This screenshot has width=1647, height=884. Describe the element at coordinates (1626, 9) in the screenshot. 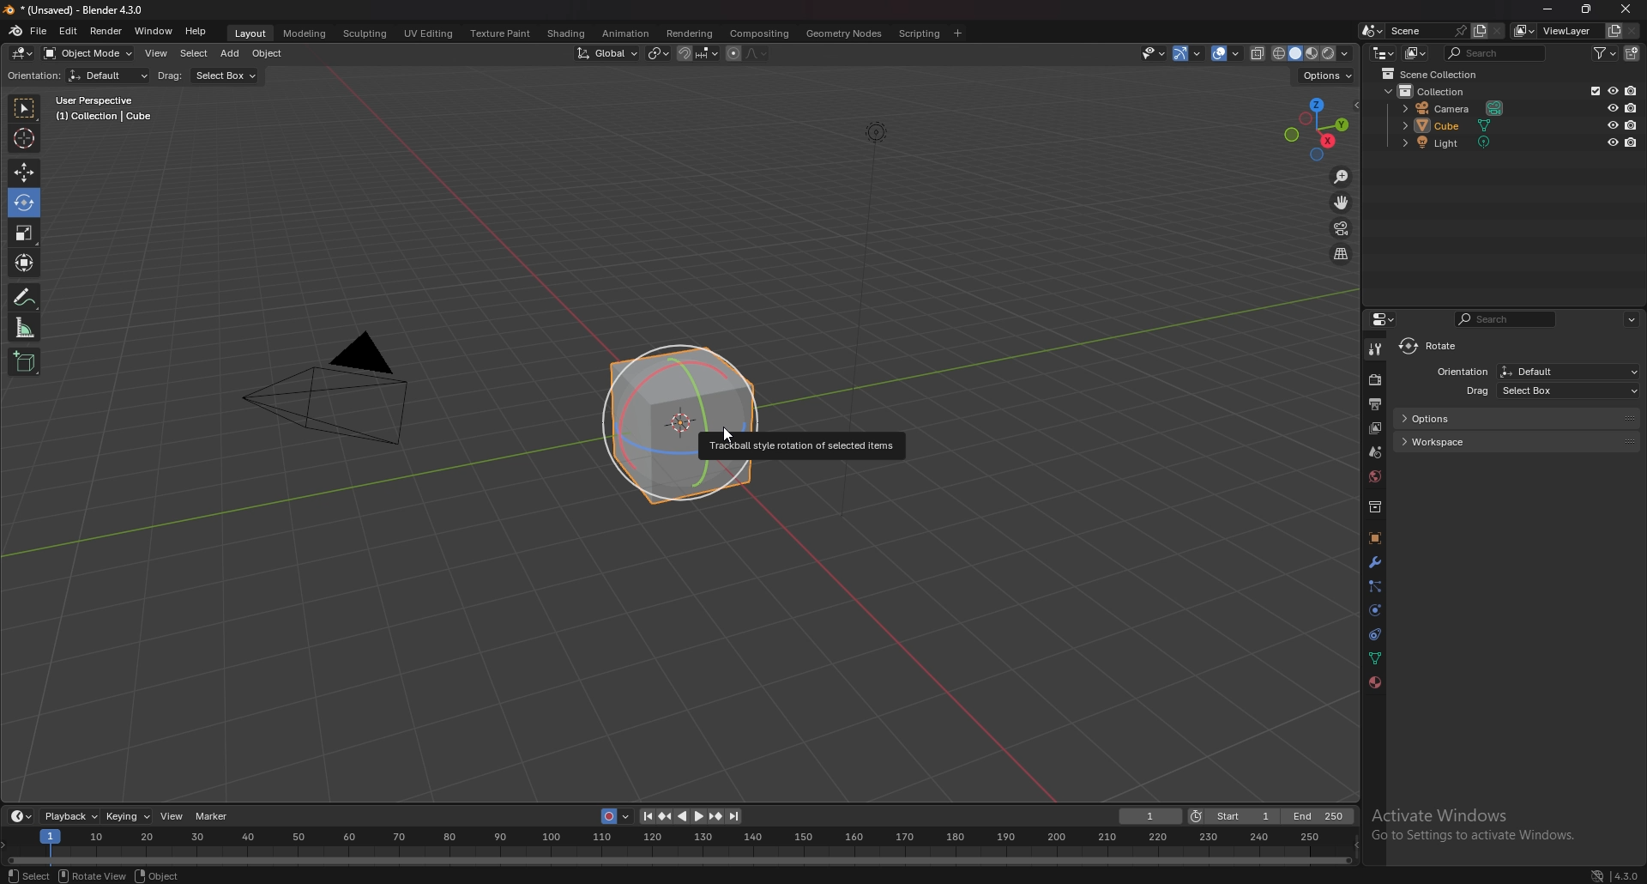

I see `close` at that location.